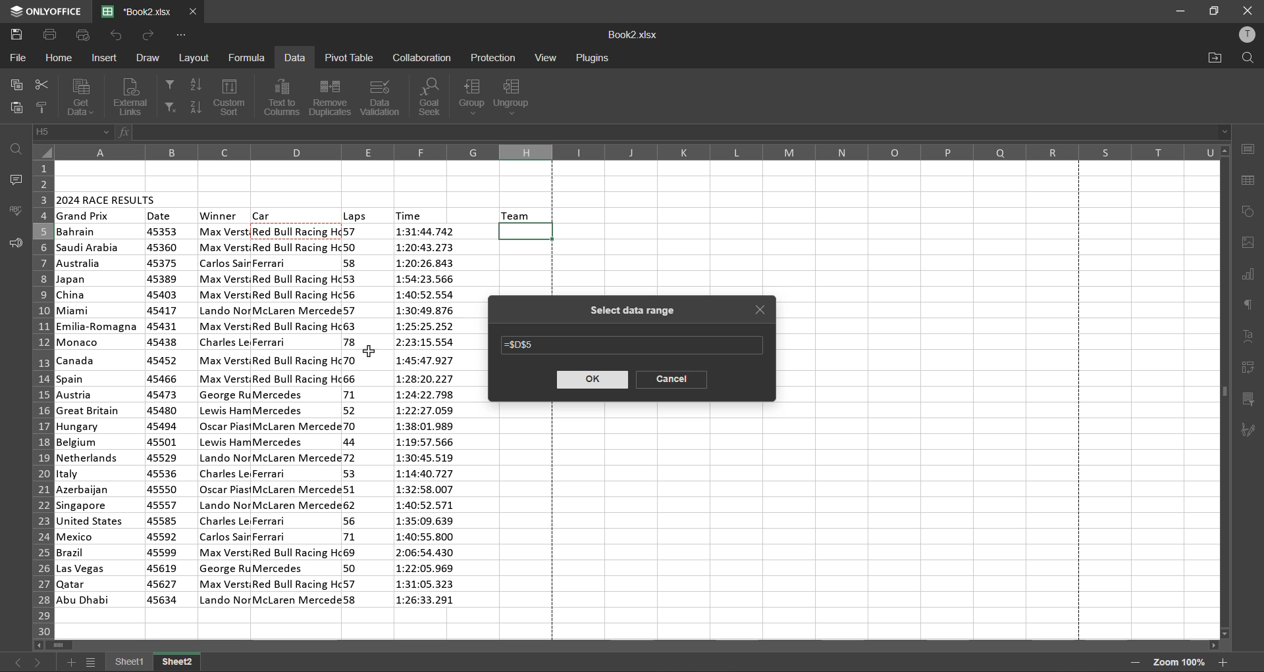 Image resolution: width=1264 pixels, height=672 pixels. What do you see at coordinates (1215, 58) in the screenshot?
I see `open location` at bounding box center [1215, 58].